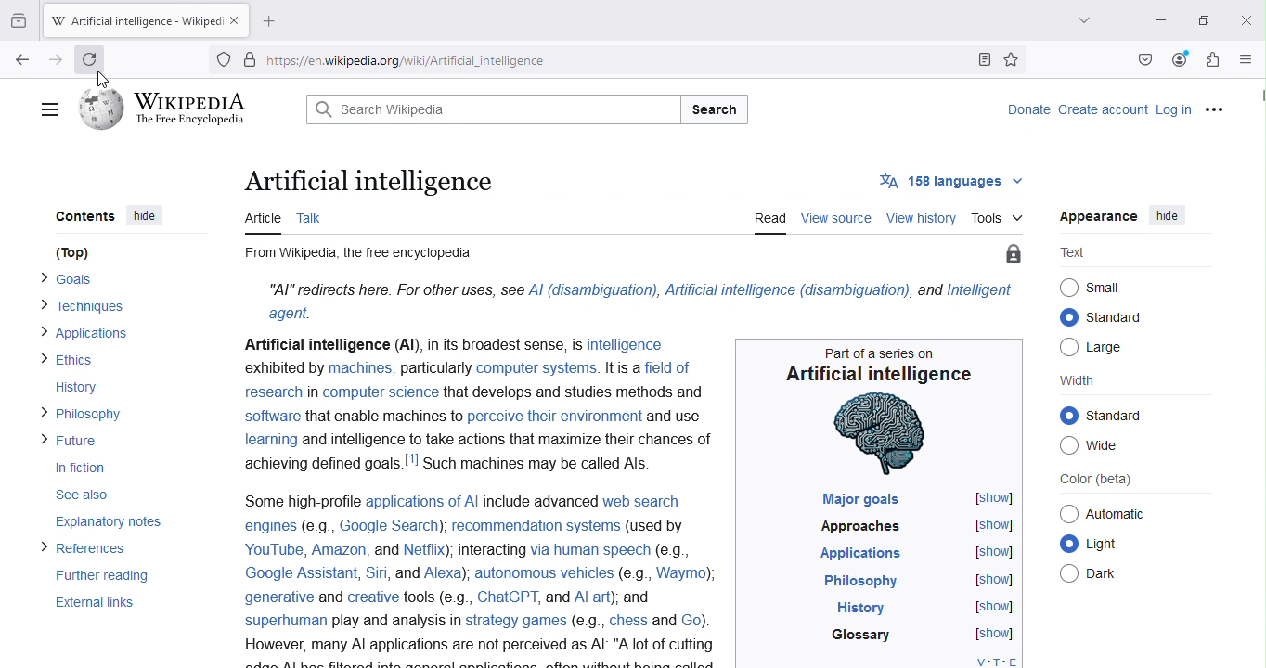  I want to click on achieving defined goals.!"! Such machines may be called Als., so click(449, 466).